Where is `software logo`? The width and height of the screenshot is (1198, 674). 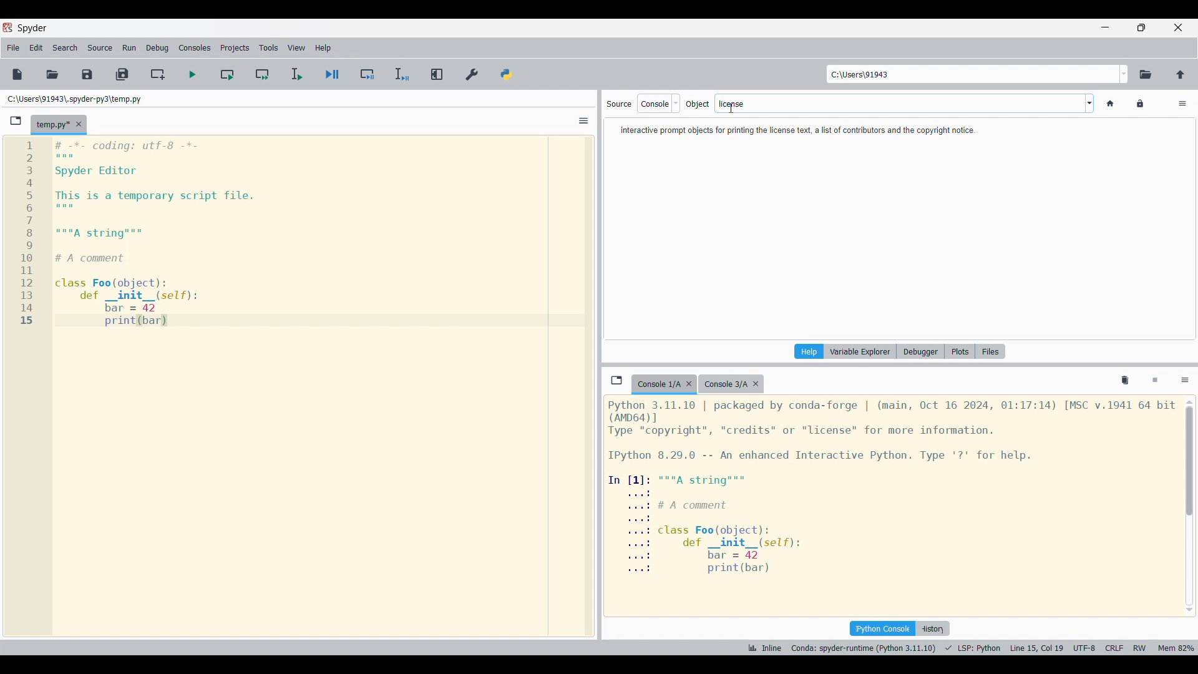 software logo is located at coordinates (8, 27).